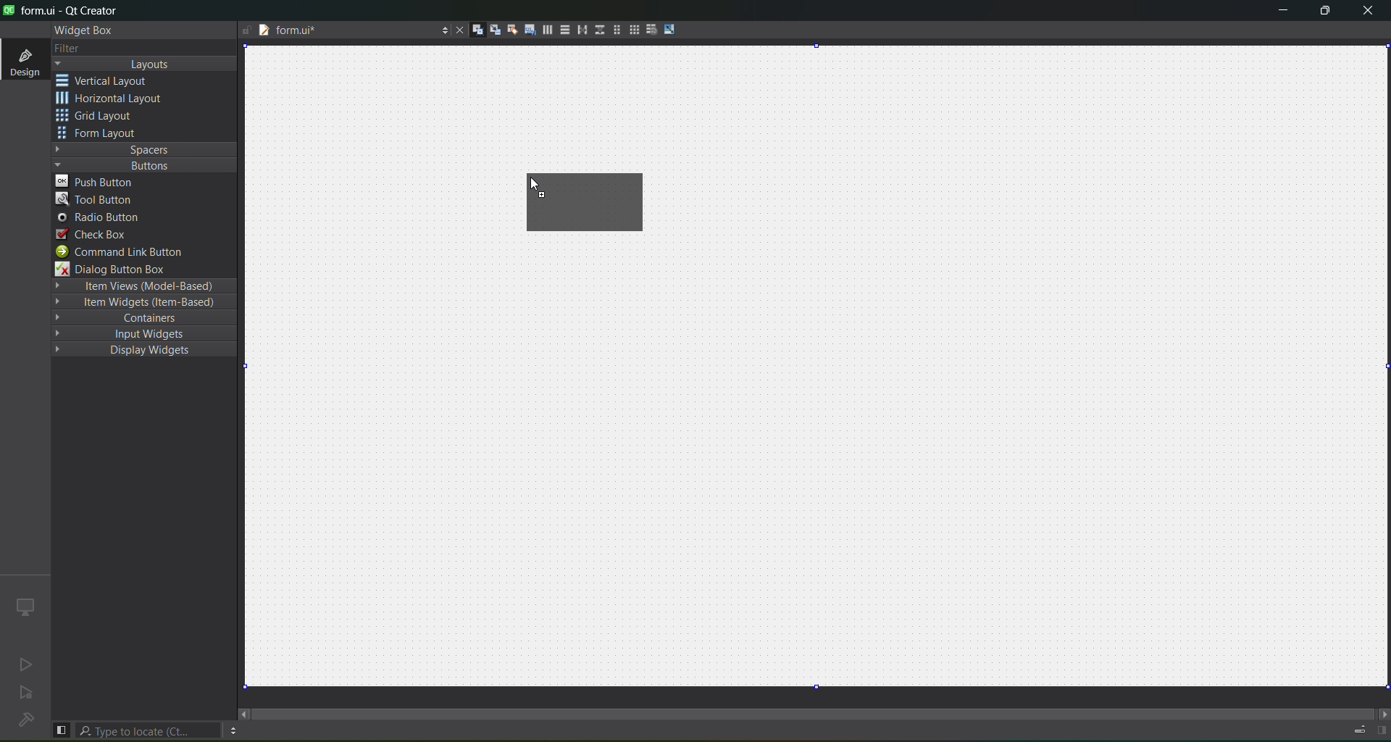 This screenshot has width=1391, height=742. I want to click on edit tab, so click(530, 33).